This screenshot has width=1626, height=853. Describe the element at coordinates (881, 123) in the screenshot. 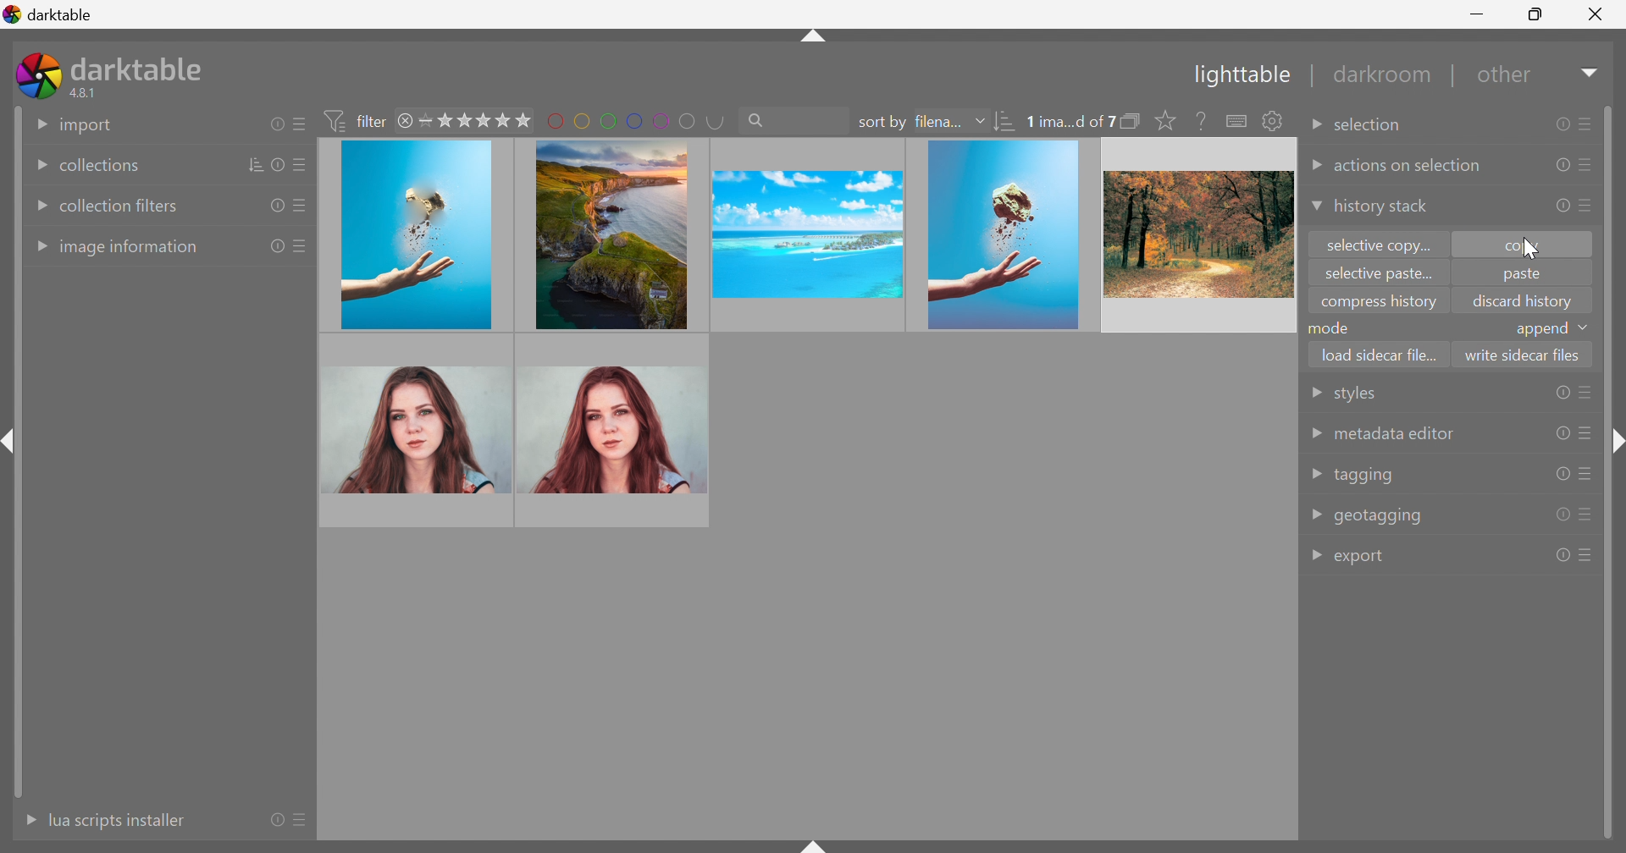

I see `sort by` at that location.